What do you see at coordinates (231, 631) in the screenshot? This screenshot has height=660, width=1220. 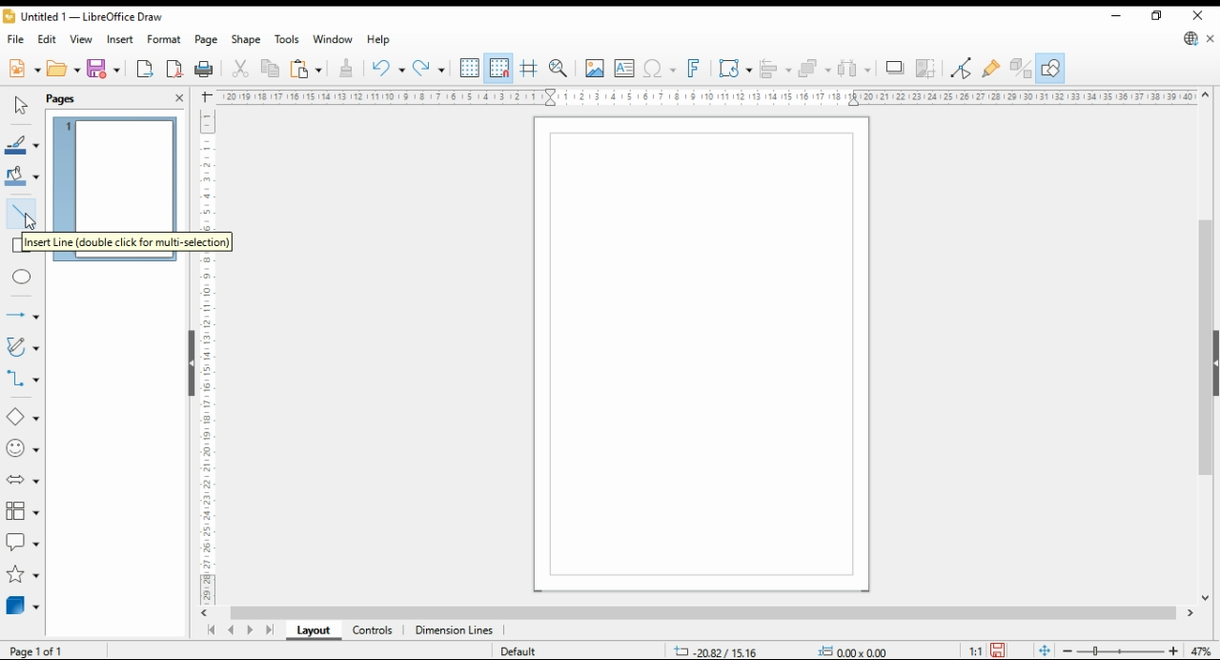 I see `previous page` at bounding box center [231, 631].